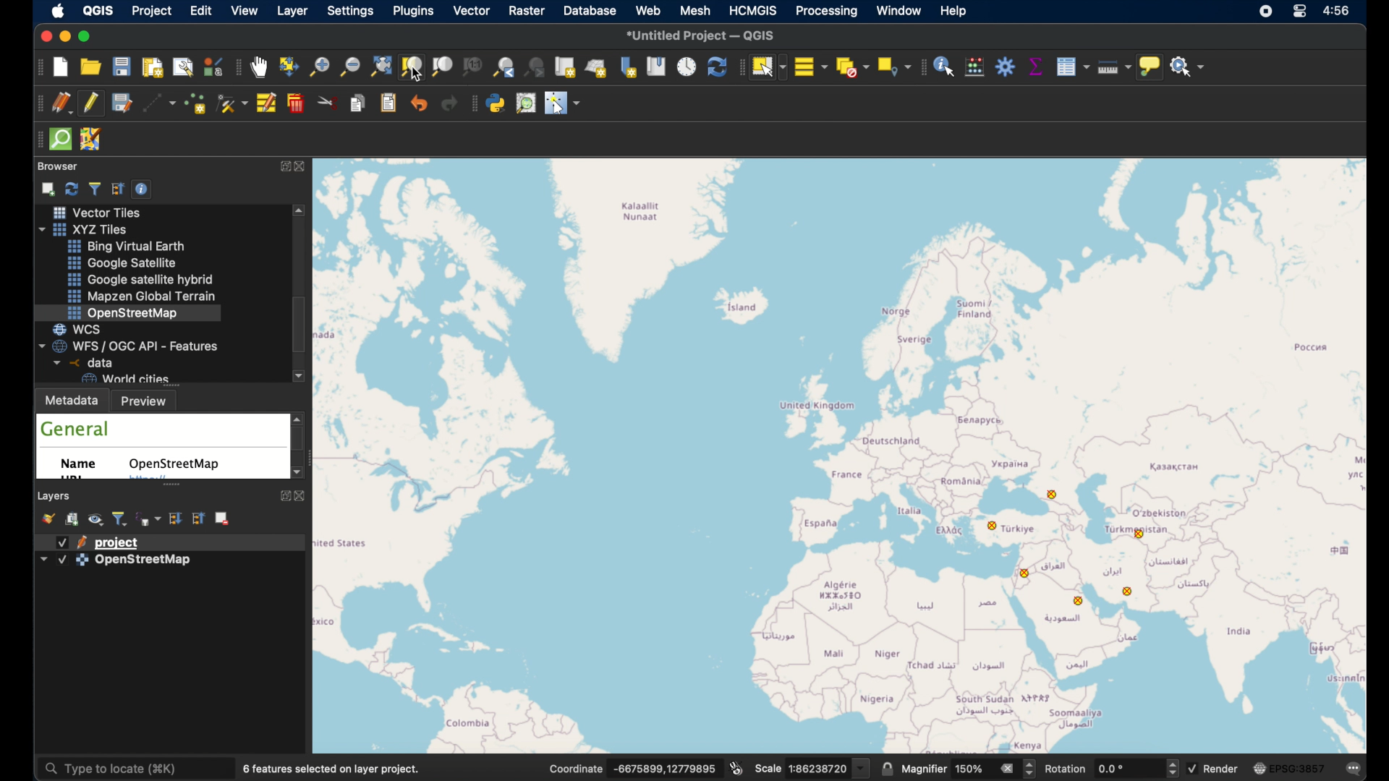 Image resolution: width=1389 pixels, height=781 pixels. I want to click on digitizing toolbar, so click(37, 103).